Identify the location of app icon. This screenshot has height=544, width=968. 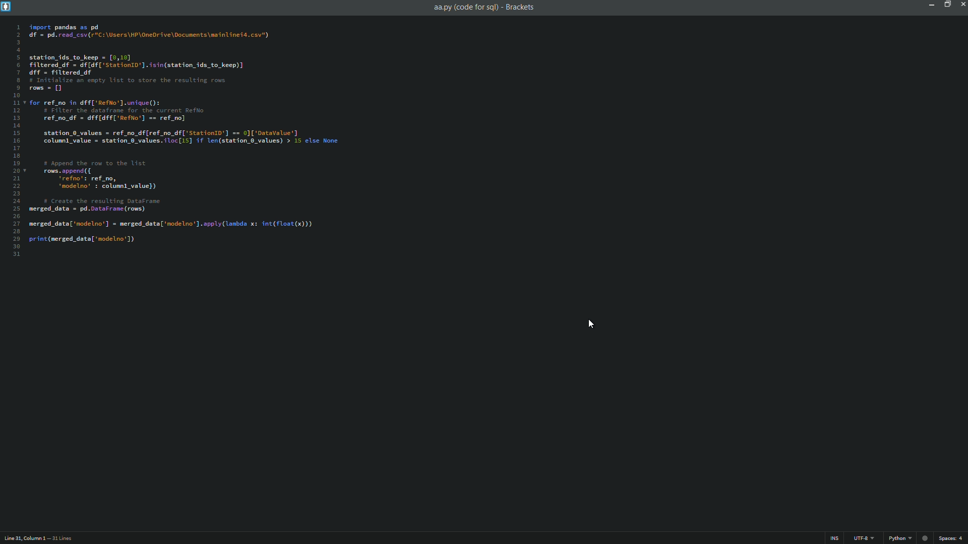
(6, 6).